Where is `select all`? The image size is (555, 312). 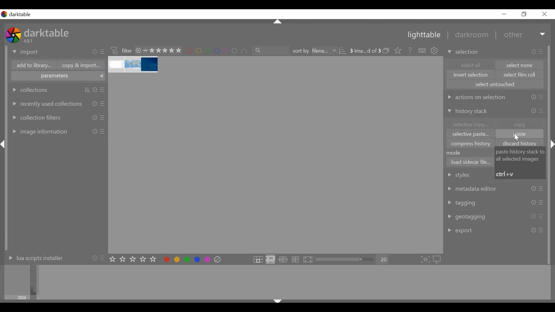
select all is located at coordinates (470, 65).